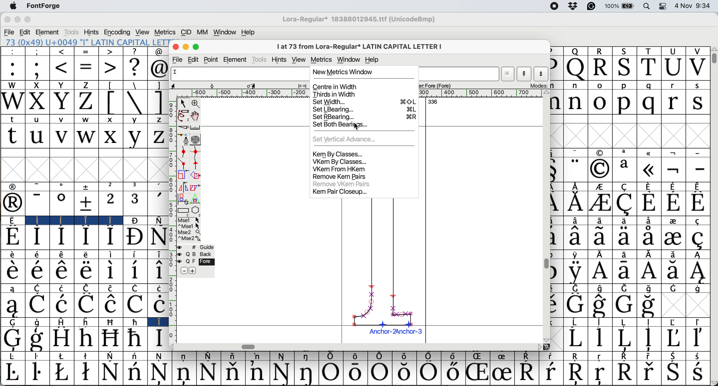  Describe the element at coordinates (403, 356) in the screenshot. I see `Symbol` at that location.